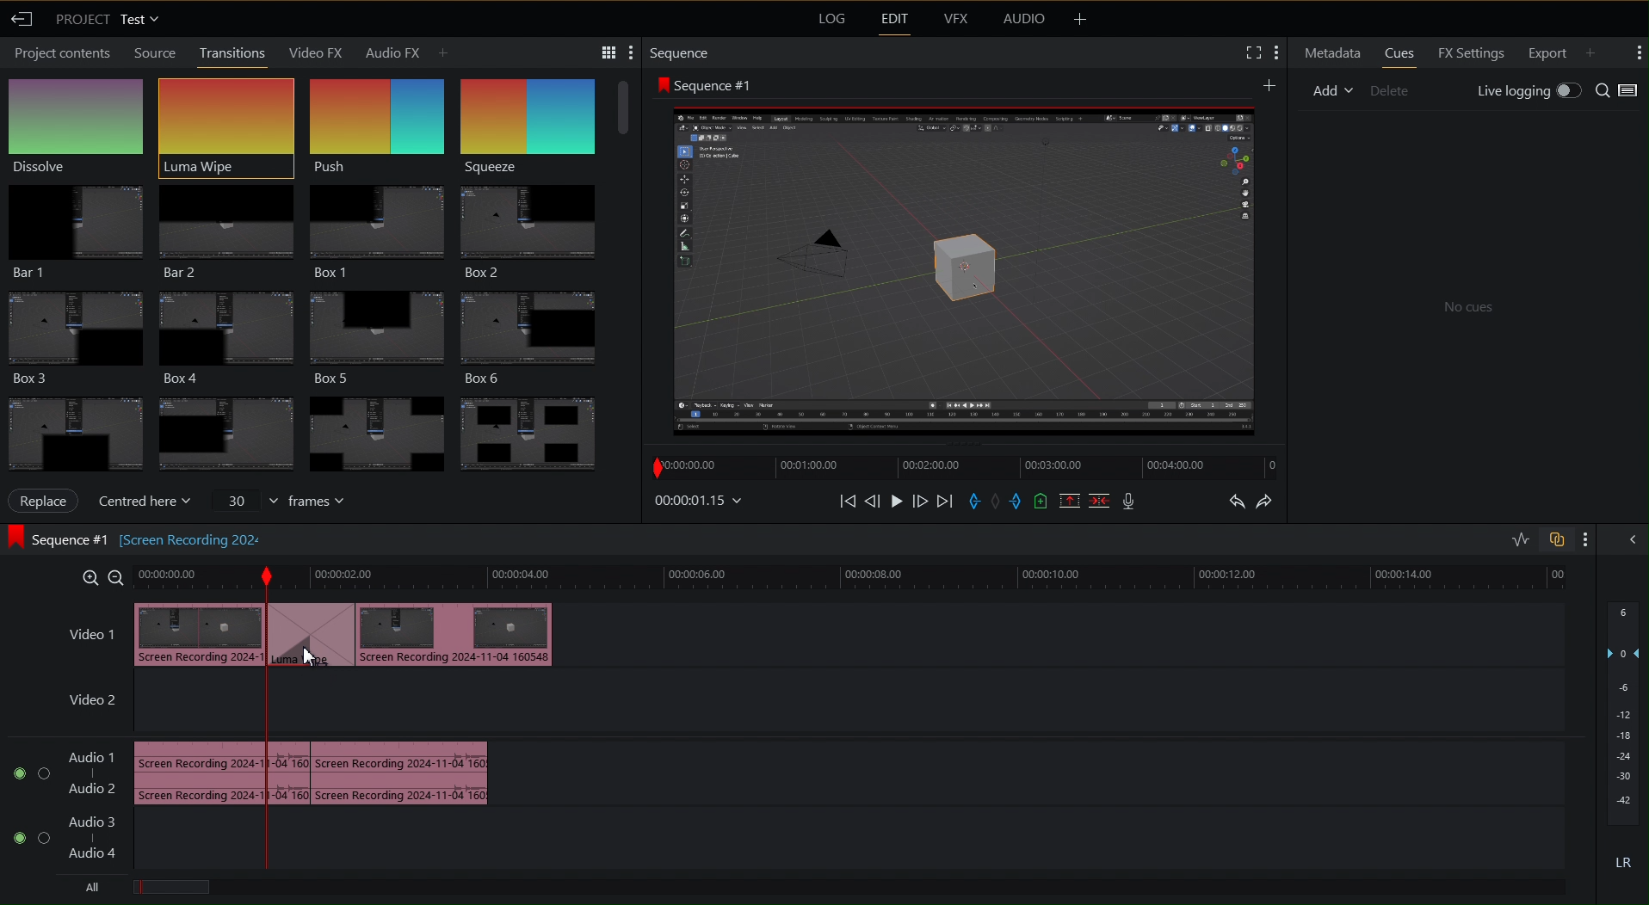 This screenshot has height=905, width=1649. I want to click on Add Cue, so click(1040, 502).